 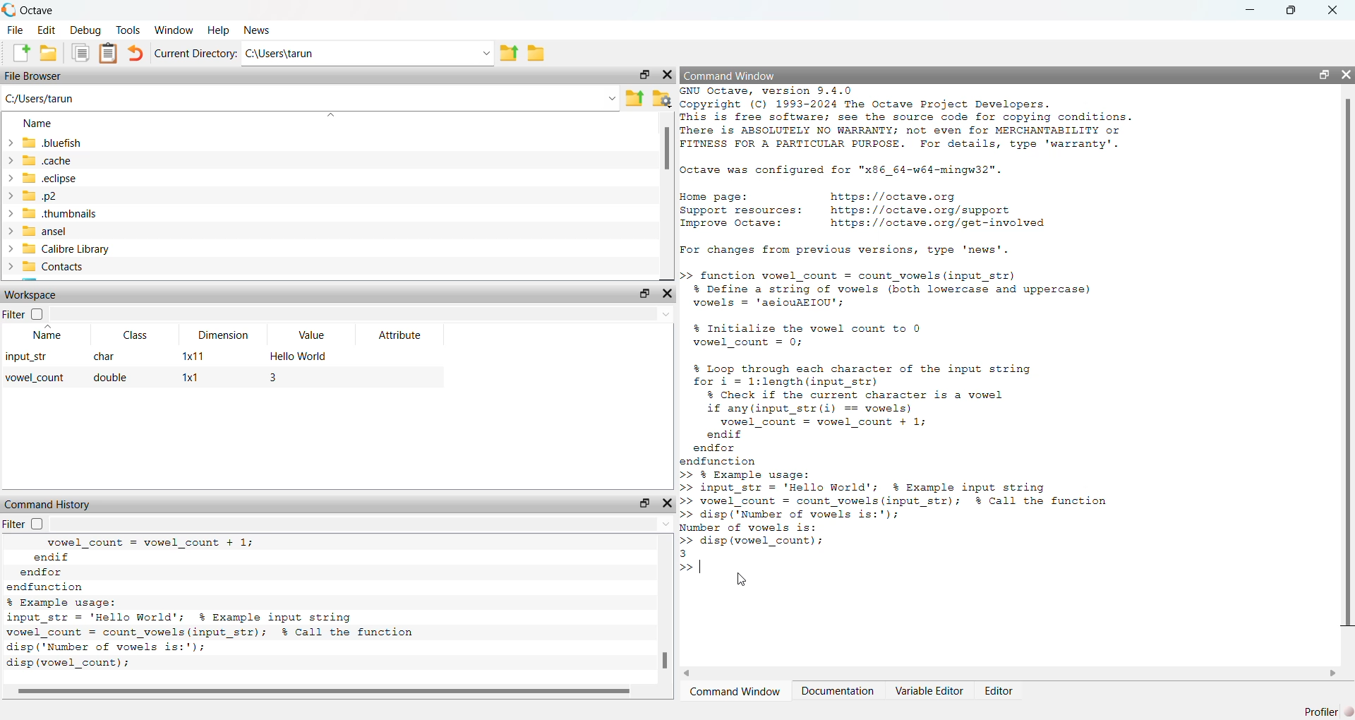 What do you see at coordinates (275, 376) in the screenshot?
I see `3` at bounding box center [275, 376].